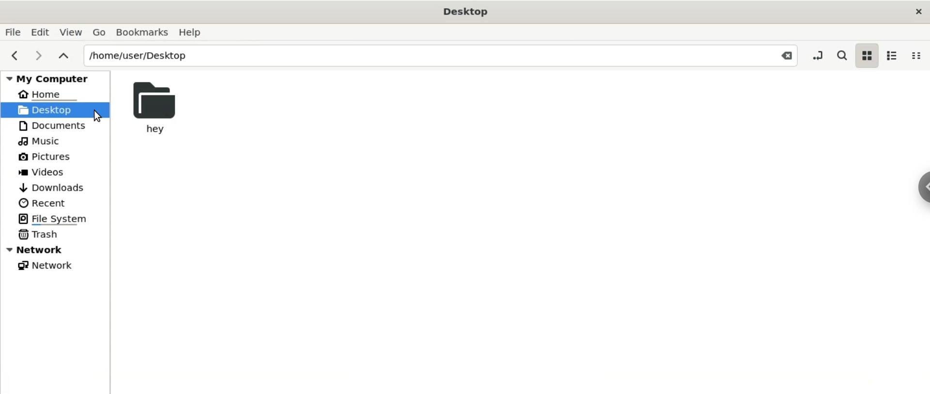 This screenshot has width=930, height=394. Describe the element at coordinates (42, 140) in the screenshot. I see `Music` at that location.